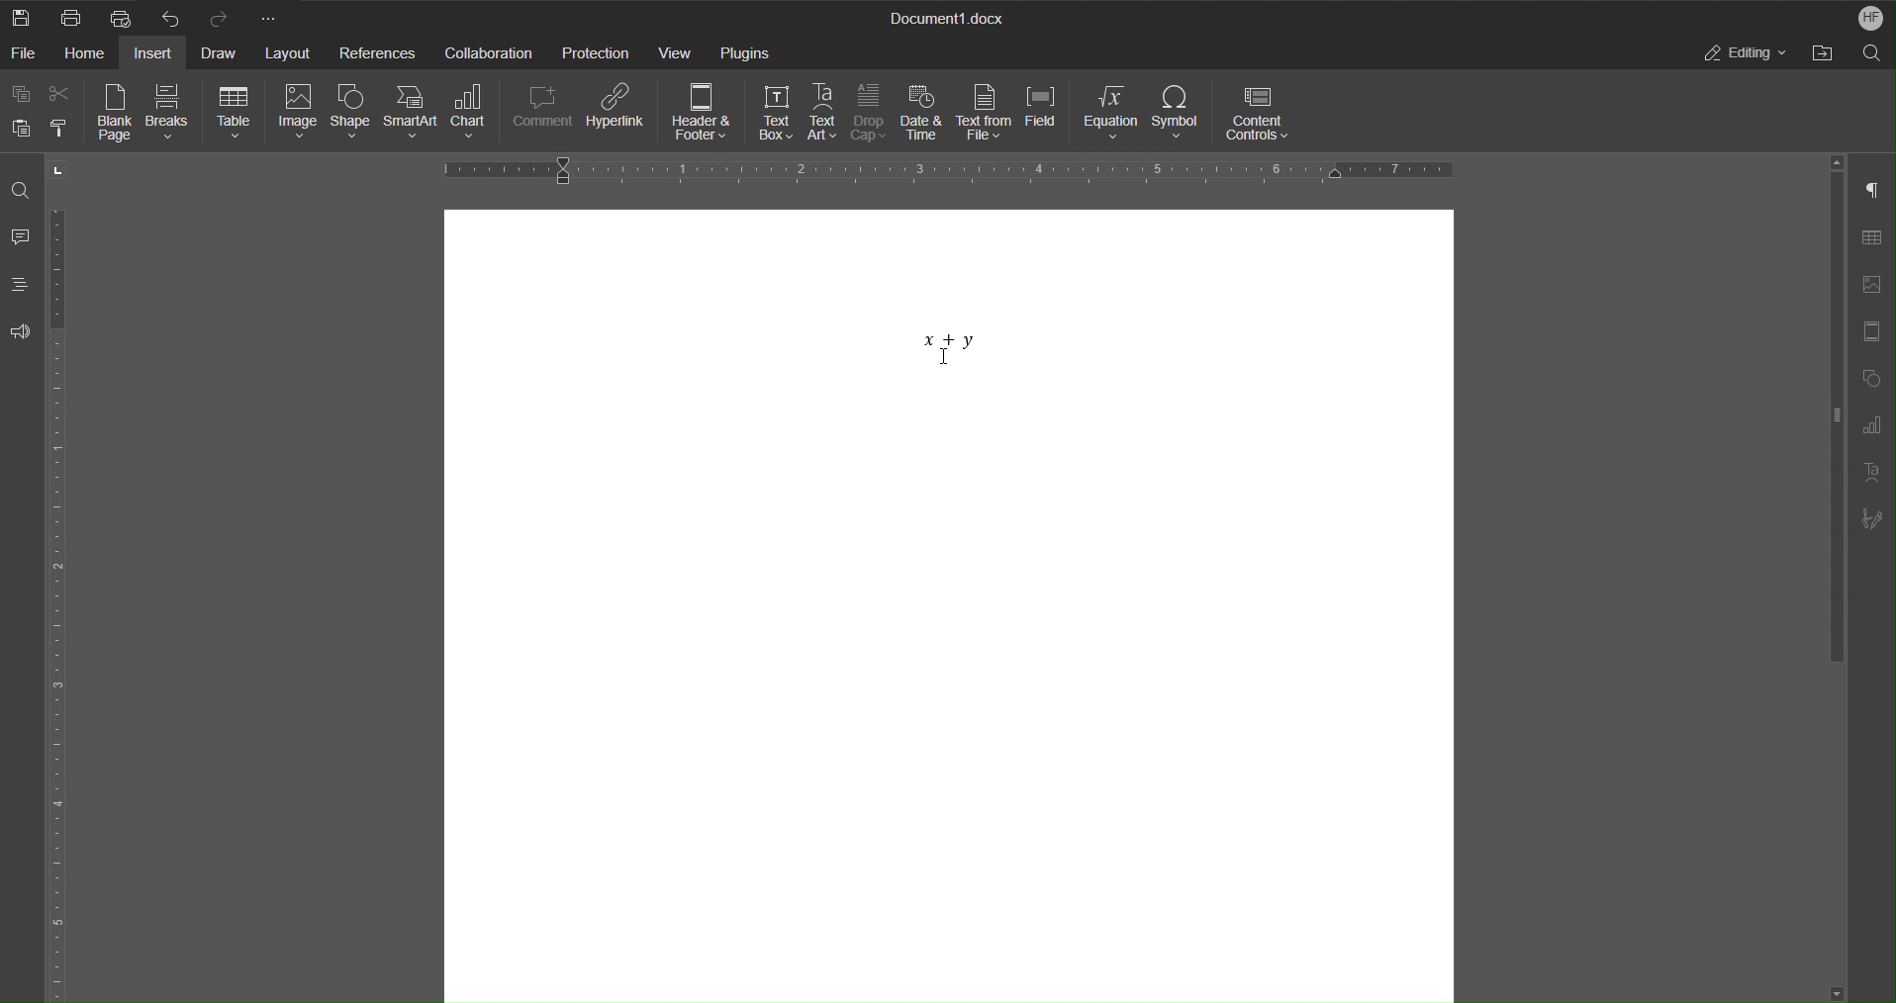  Describe the element at coordinates (23, 285) in the screenshot. I see `Headings` at that location.